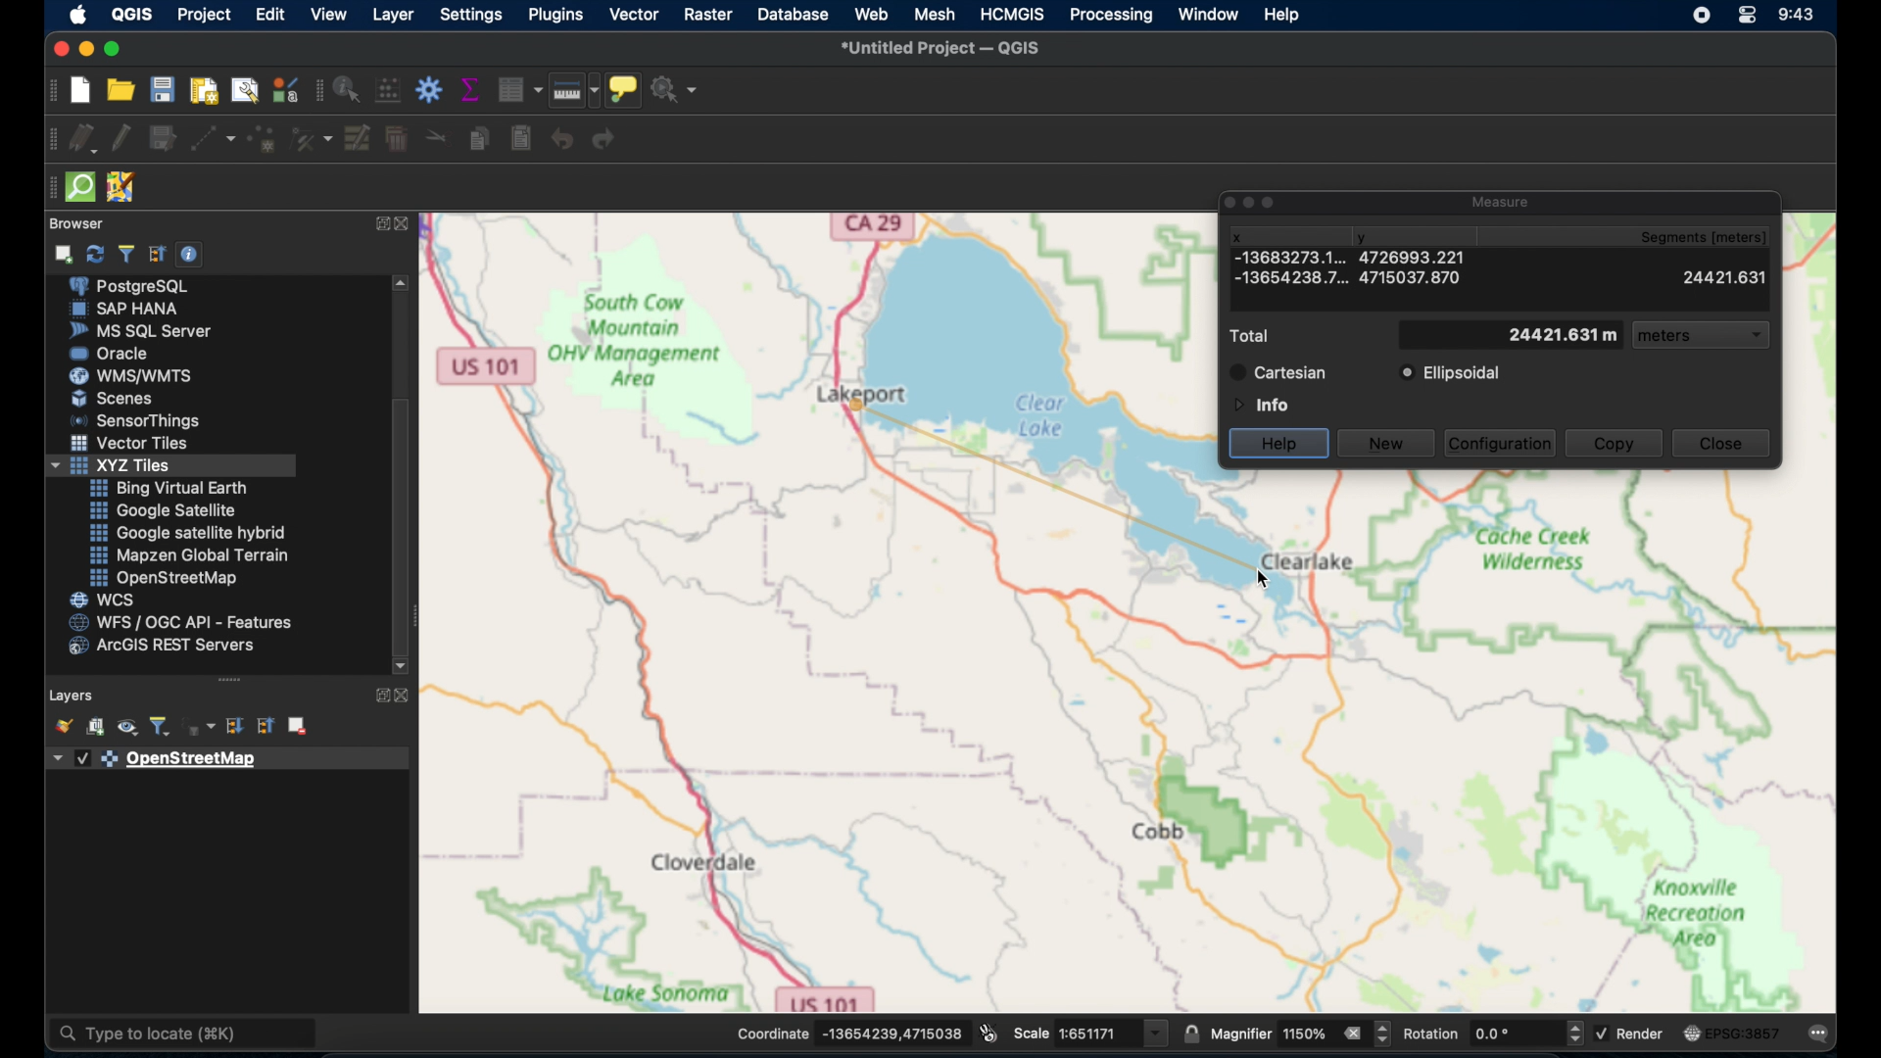 The width and height of the screenshot is (1881, 1058). I want to click on info radio button, so click(1259, 404).